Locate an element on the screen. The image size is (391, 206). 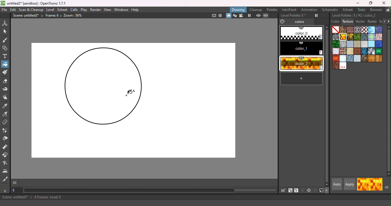
Safe area is located at coordinates (214, 16).